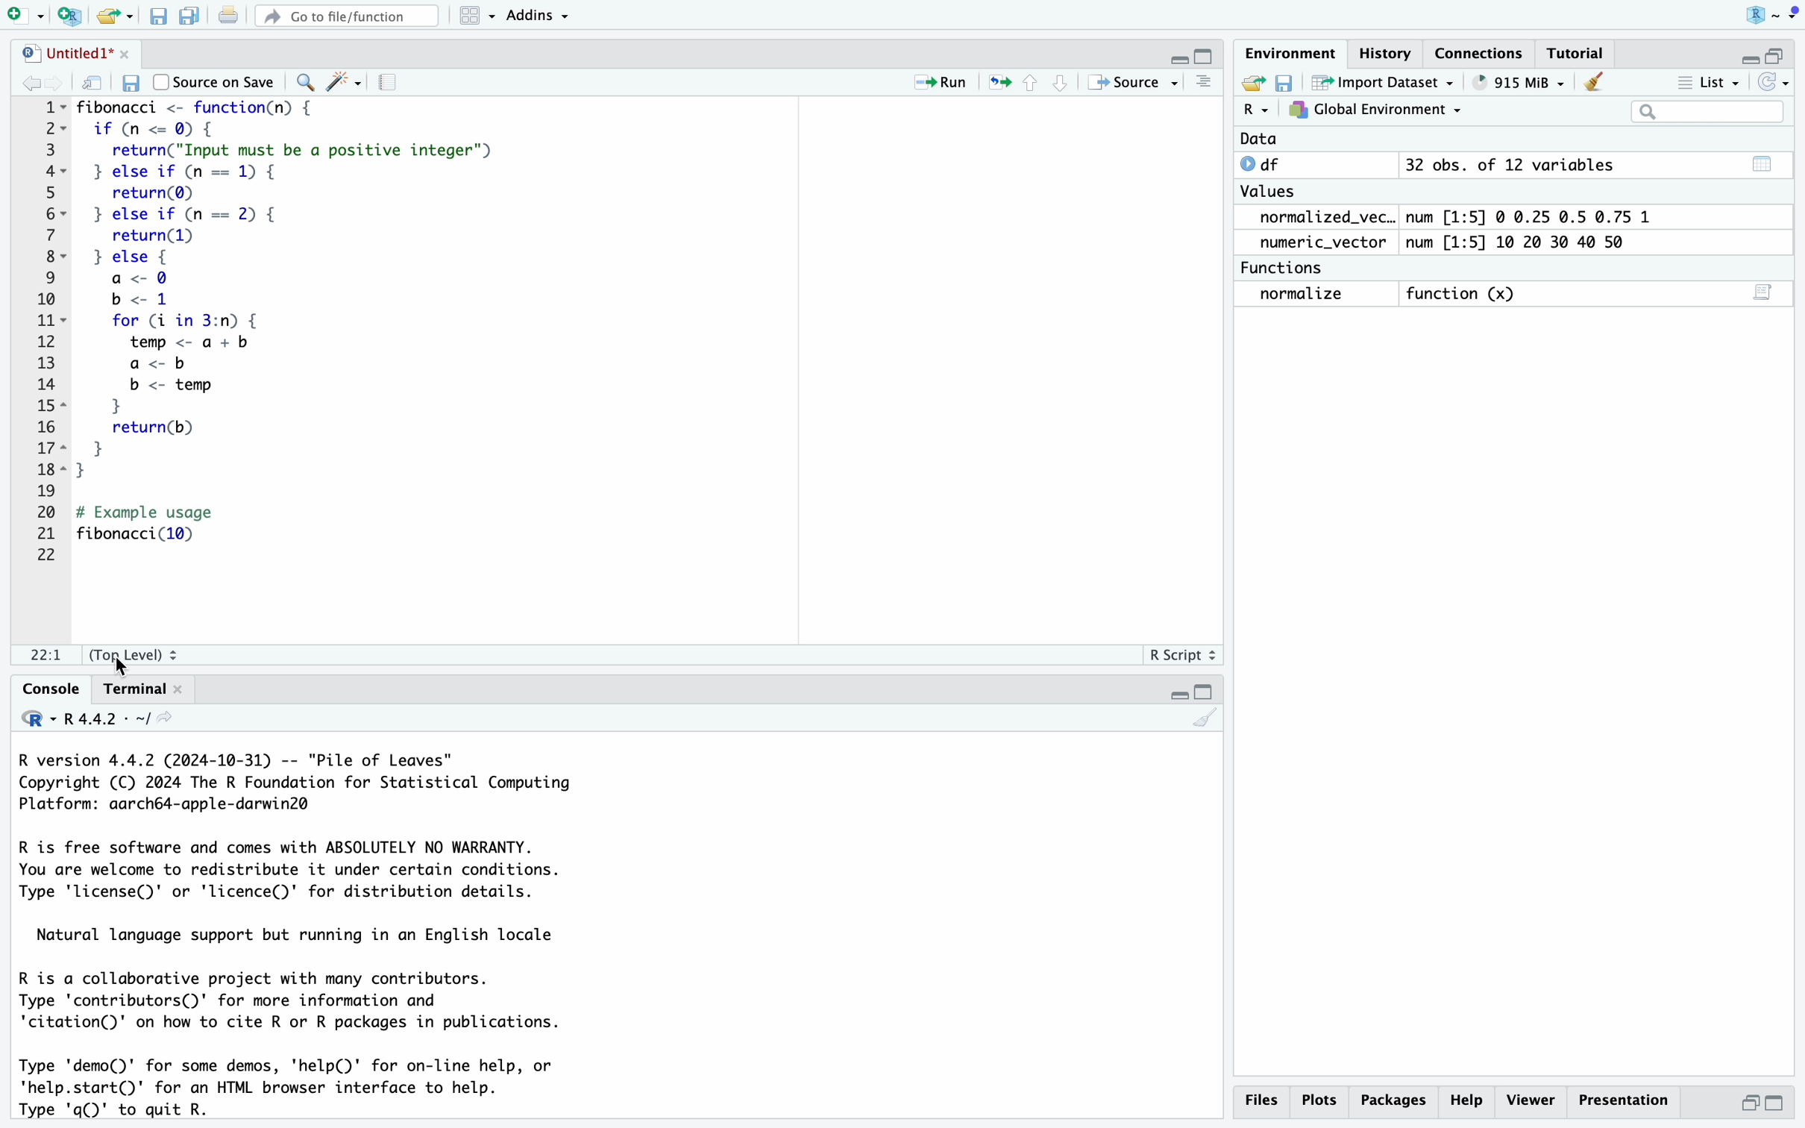 Image resolution: width=1805 pixels, height=1128 pixels. What do you see at coordinates (107, 721) in the screenshot?
I see `R 4.4.2 . ~/` at bounding box center [107, 721].